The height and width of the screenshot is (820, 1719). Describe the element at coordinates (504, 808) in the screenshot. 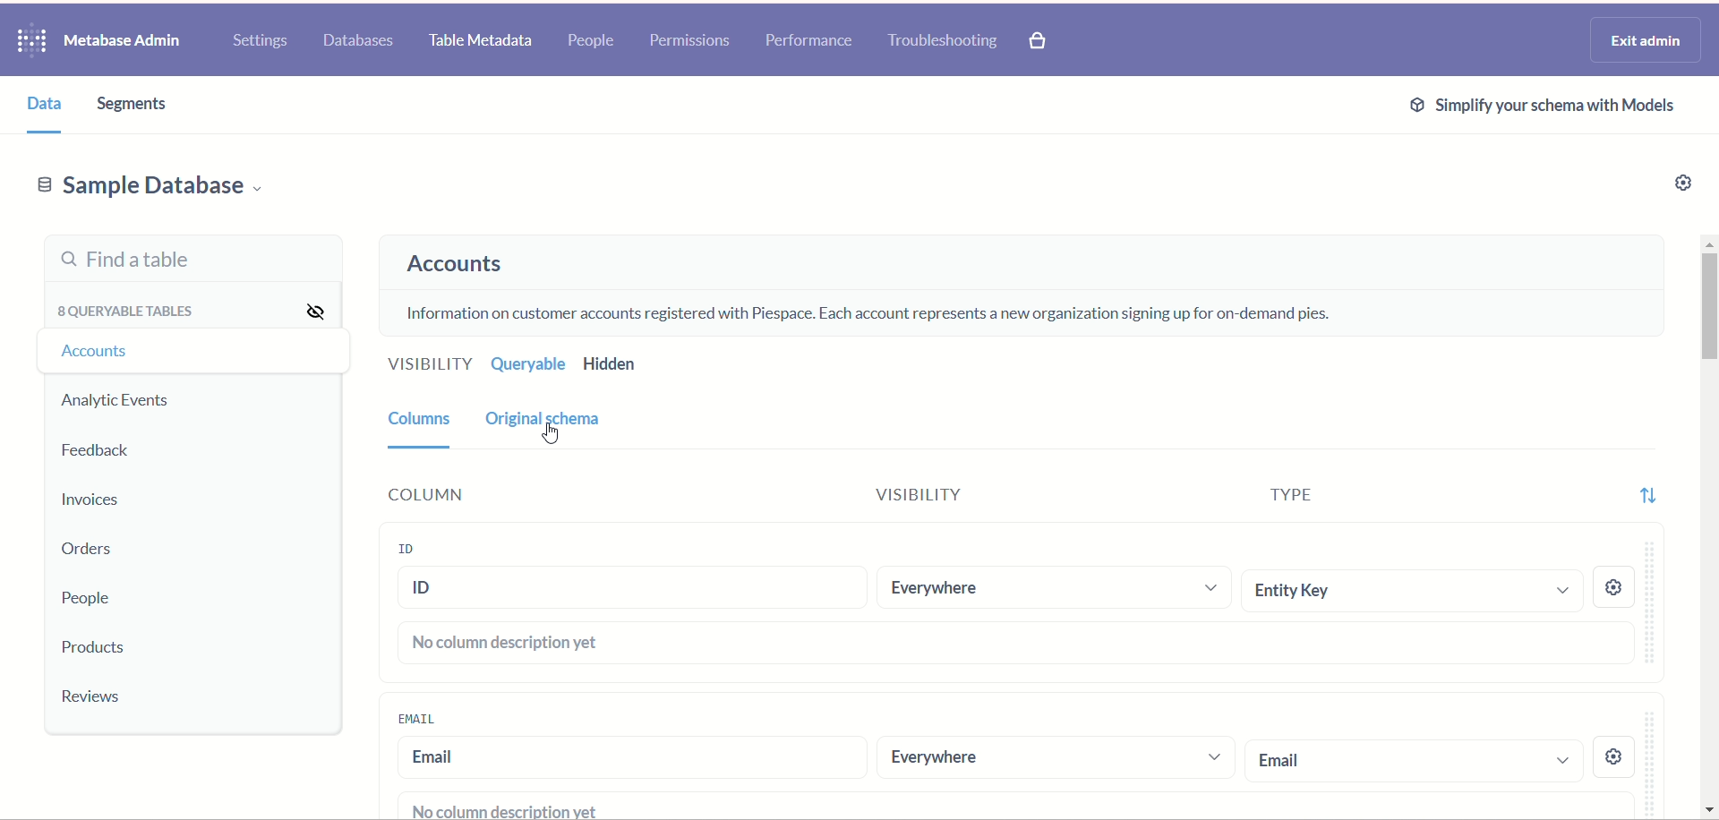

I see `text` at that location.